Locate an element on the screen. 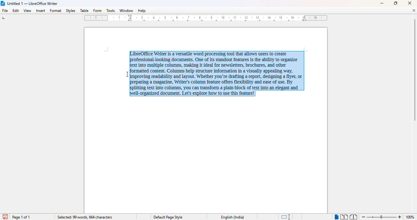  Untitled 1 -- LibreOffice Writer is located at coordinates (33, 4).